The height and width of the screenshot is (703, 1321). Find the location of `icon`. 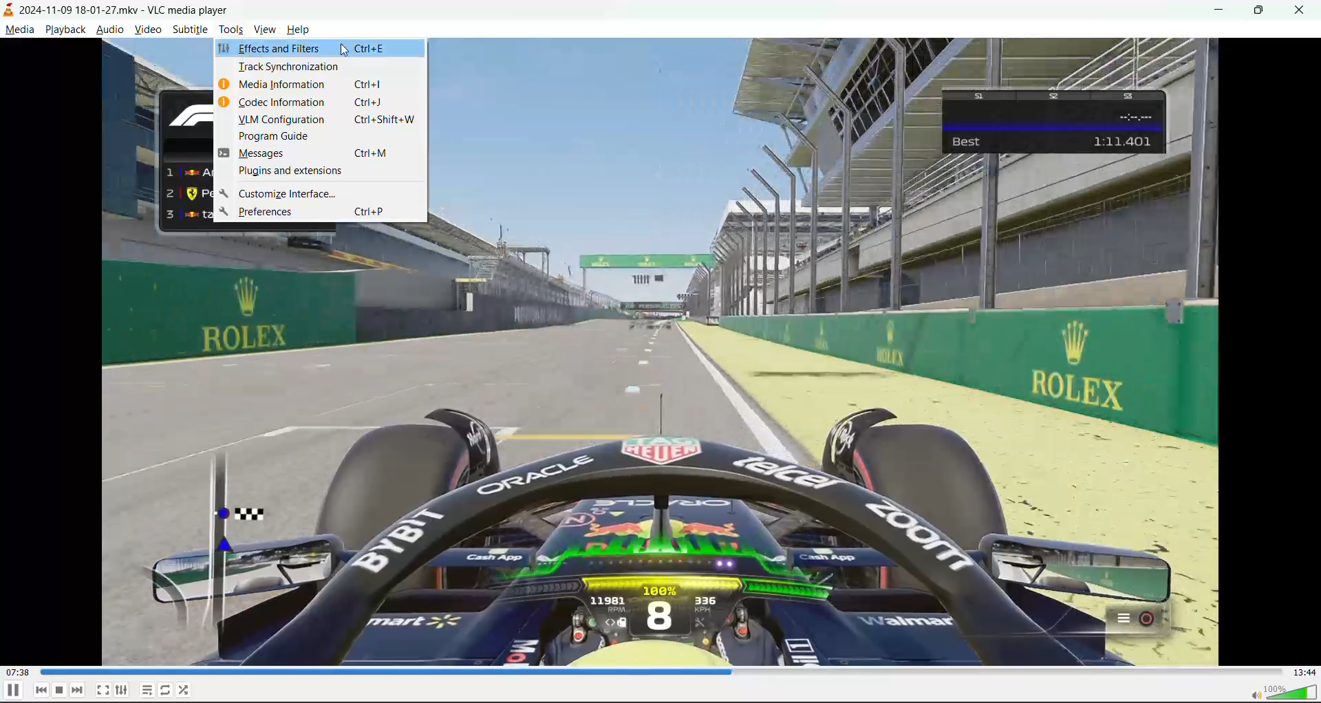

icon is located at coordinates (225, 212).